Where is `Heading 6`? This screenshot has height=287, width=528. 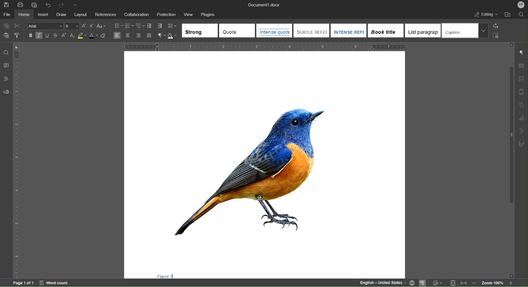
Heading 6 is located at coordinates (459, 30).